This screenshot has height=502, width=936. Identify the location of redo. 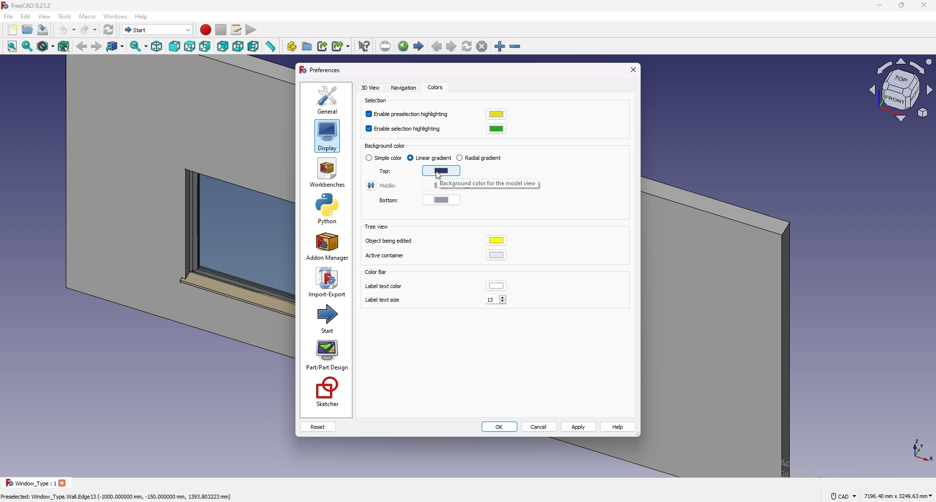
(88, 30).